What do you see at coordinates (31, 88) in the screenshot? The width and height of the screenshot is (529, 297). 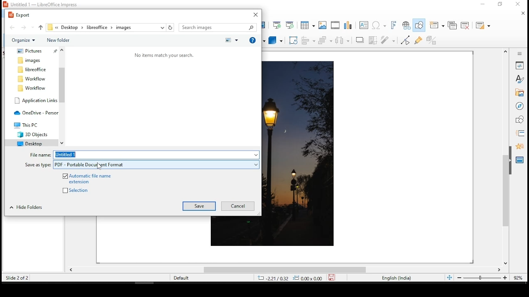 I see `folder` at bounding box center [31, 88].